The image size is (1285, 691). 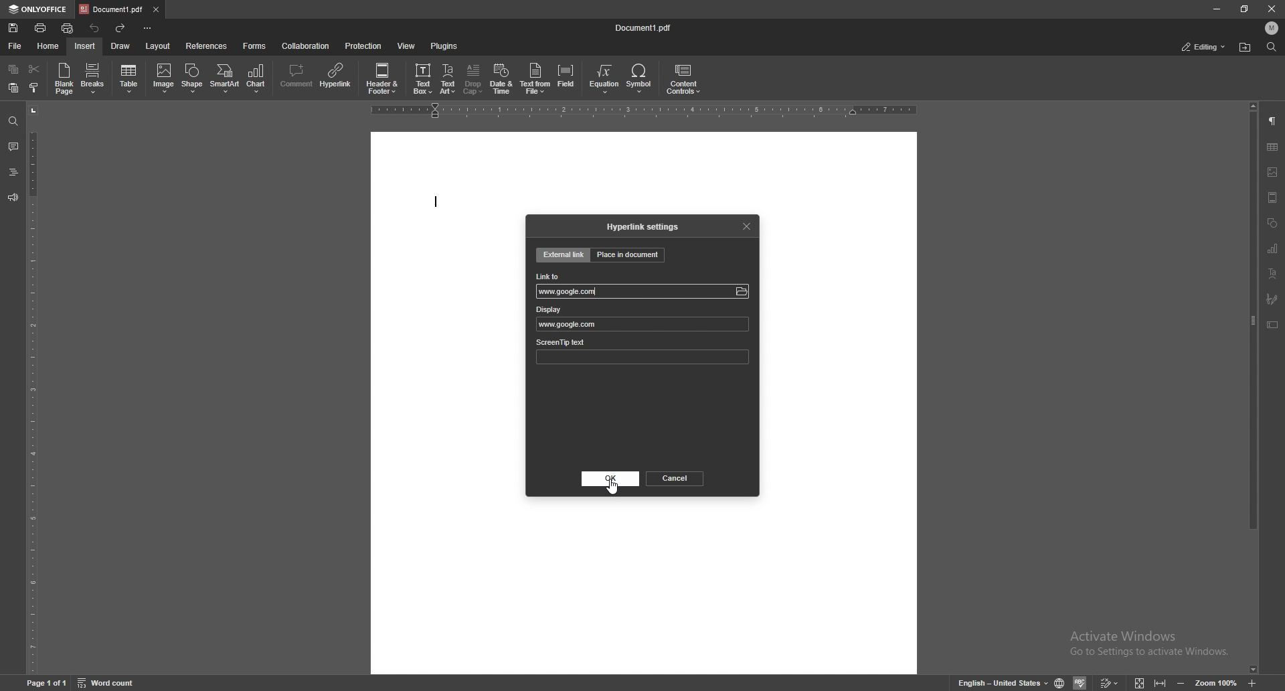 What do you see at coordinates (1140, 682) in the screenshot?
I see `fit to screen` at bounding box center [1140, 682].